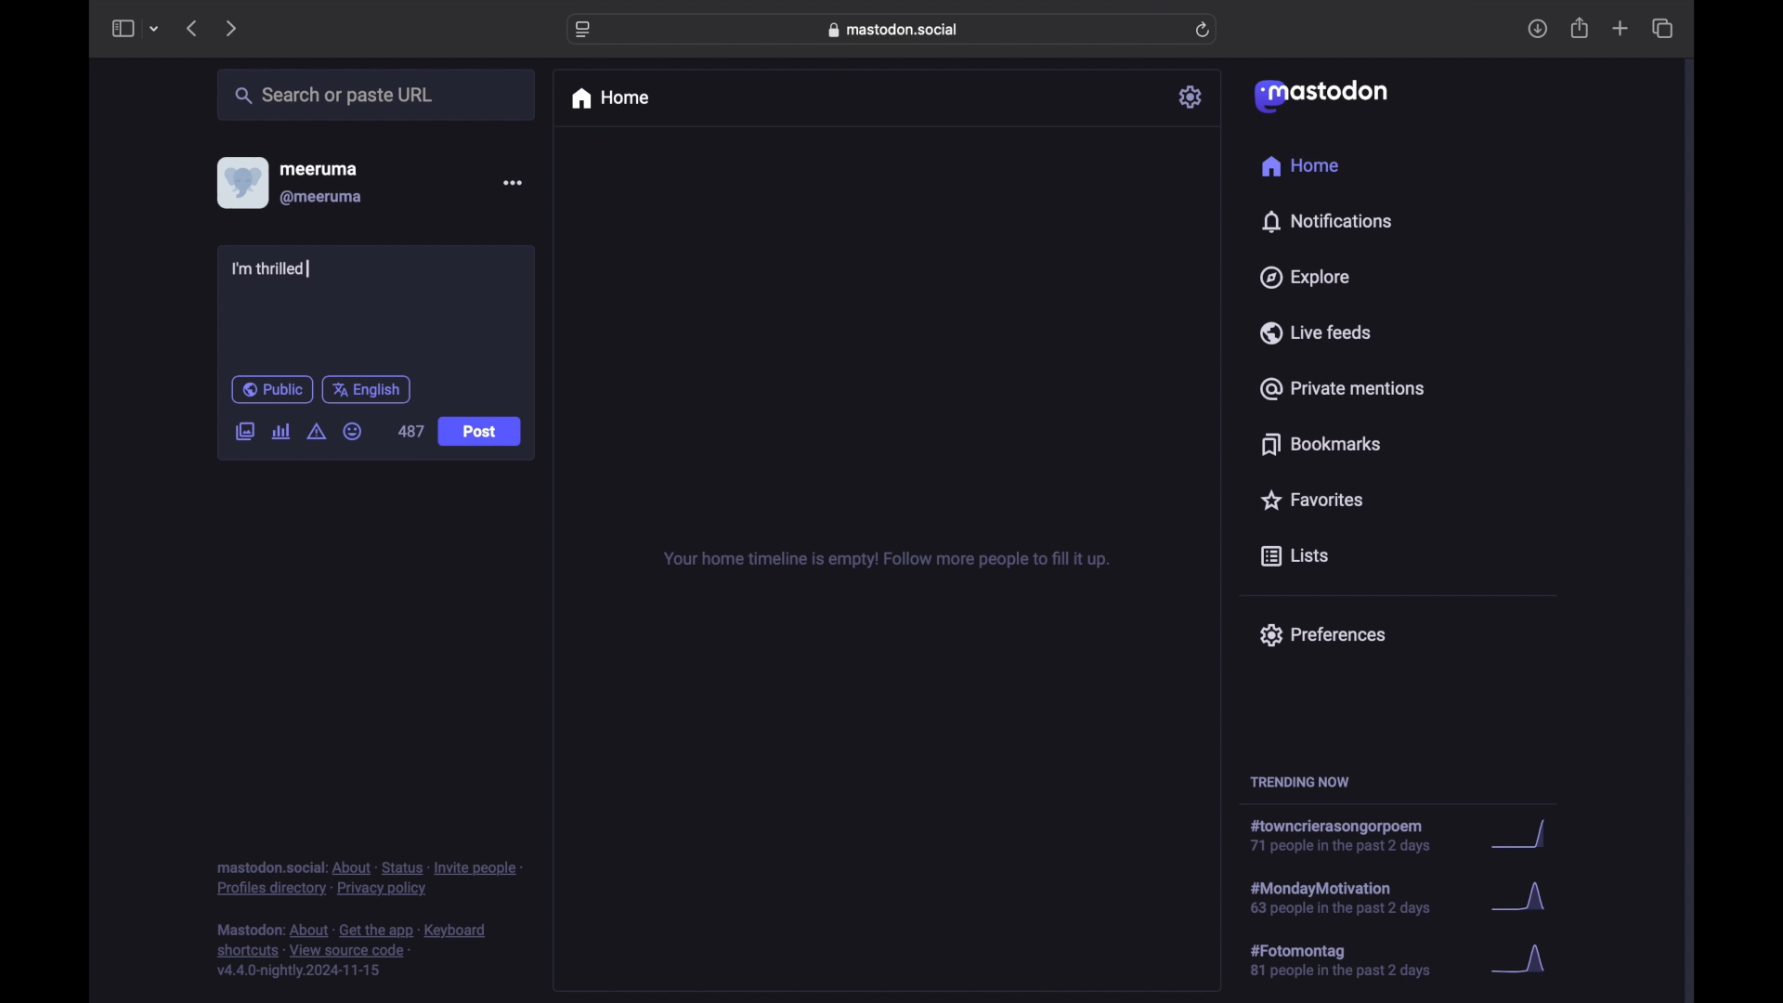  Describe the element at coordinates (1322, 635) in the screenshot. I see `preferences` at that location.